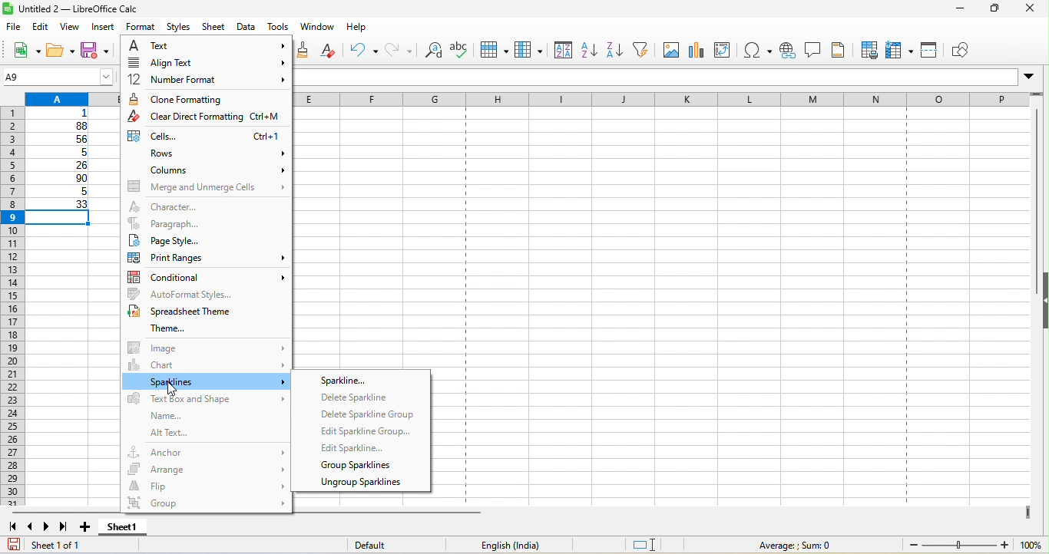 Image resolution: width=1049 pixels, height=554 pixels. I want to click on paragraph, so click(205, 223).